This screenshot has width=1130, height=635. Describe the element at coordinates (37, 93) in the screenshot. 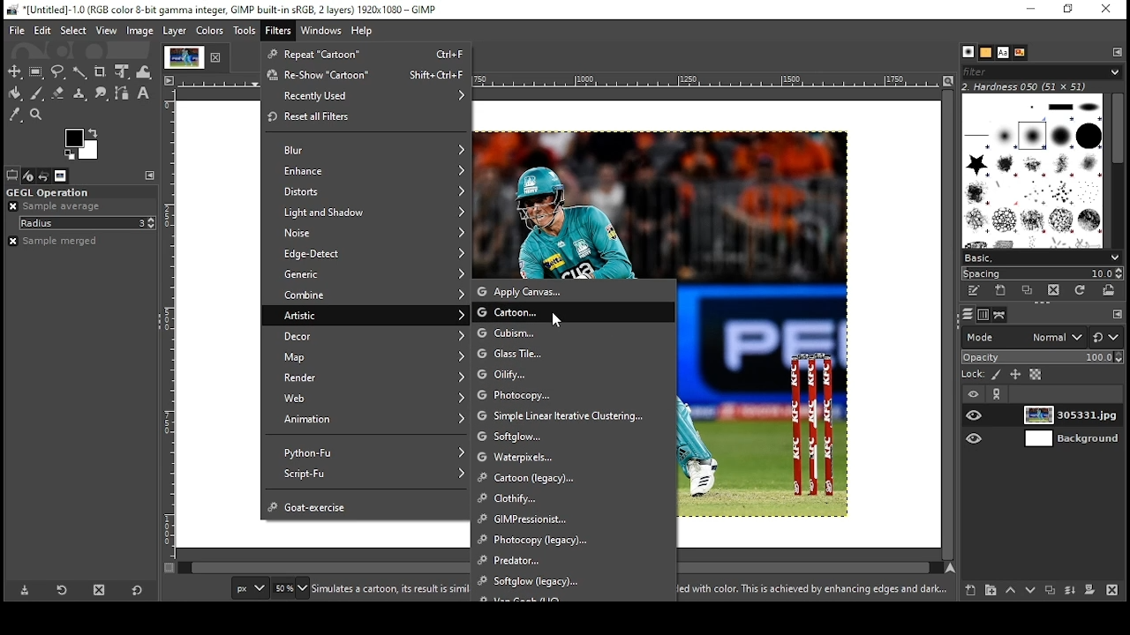

I see `paintbrush tool` at that location.